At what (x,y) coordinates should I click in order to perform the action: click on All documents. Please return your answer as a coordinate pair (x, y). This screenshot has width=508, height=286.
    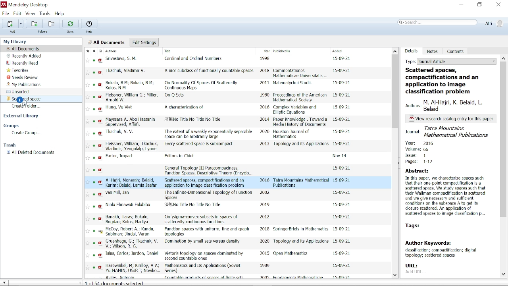
    Looking at the image, I should click on (24, 48).